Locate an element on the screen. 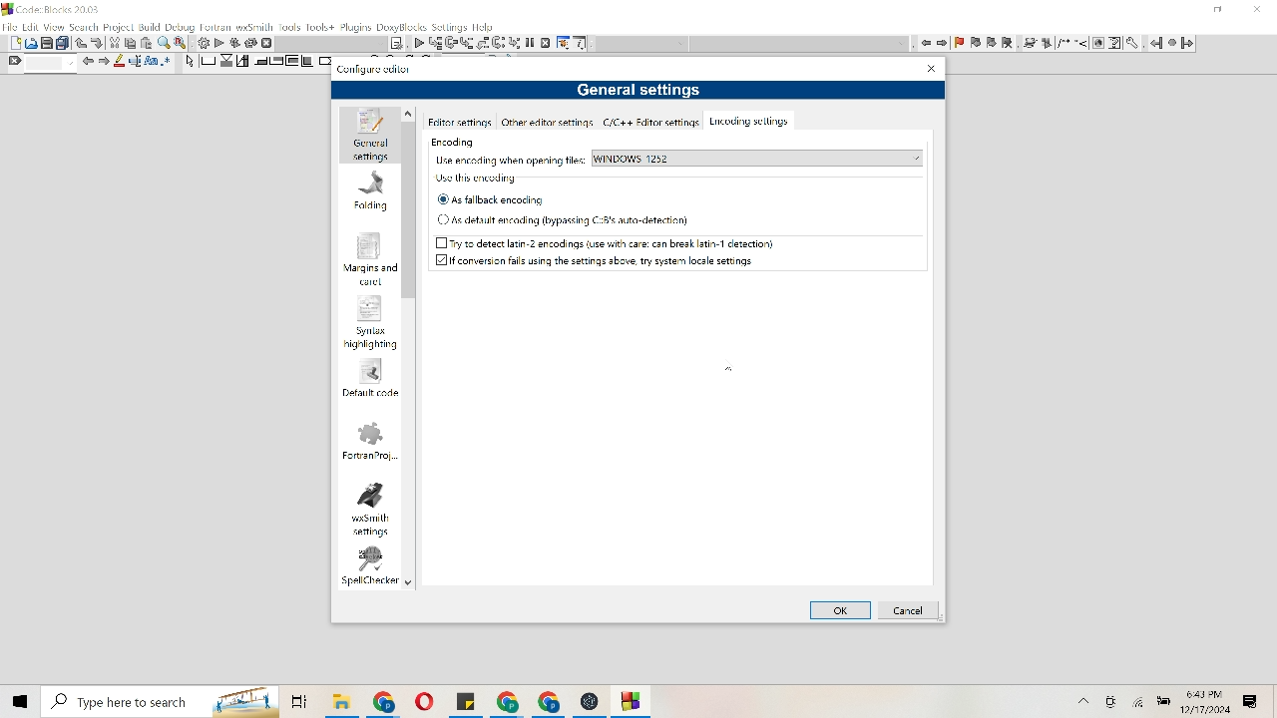  Cancel is located at coordinates (267, 43).